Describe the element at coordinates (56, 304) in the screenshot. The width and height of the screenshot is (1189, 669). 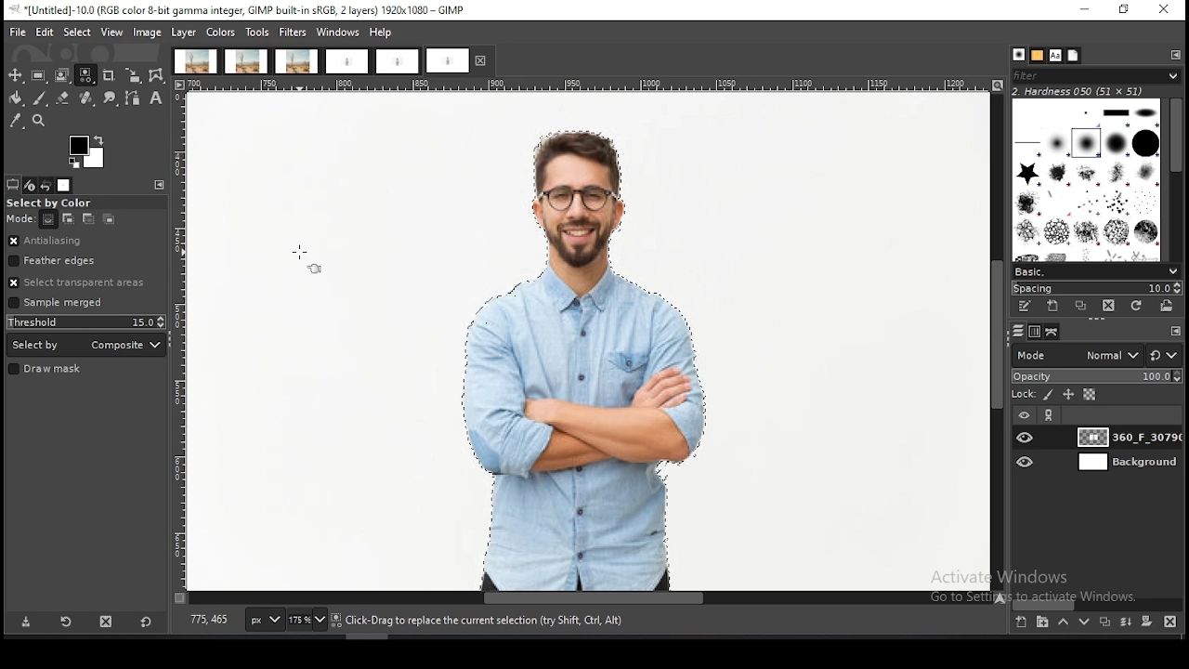
I see `sample merged` at that location.